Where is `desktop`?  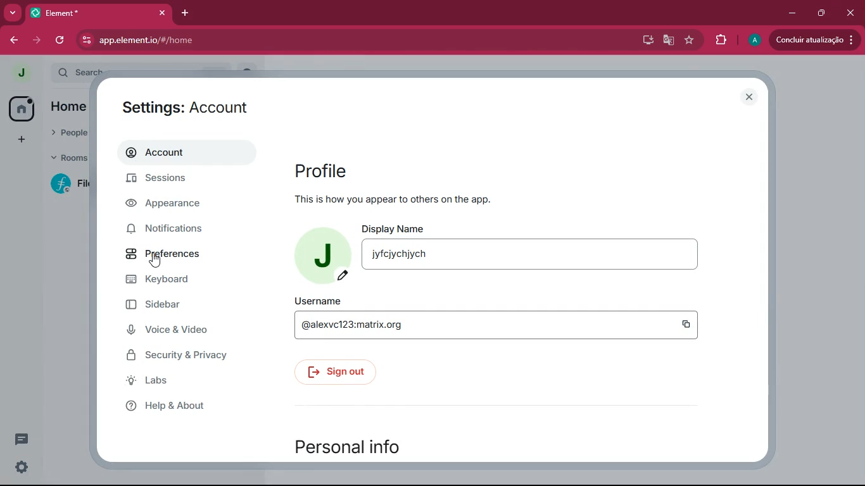 desktop is located at coordinates (647, 40).